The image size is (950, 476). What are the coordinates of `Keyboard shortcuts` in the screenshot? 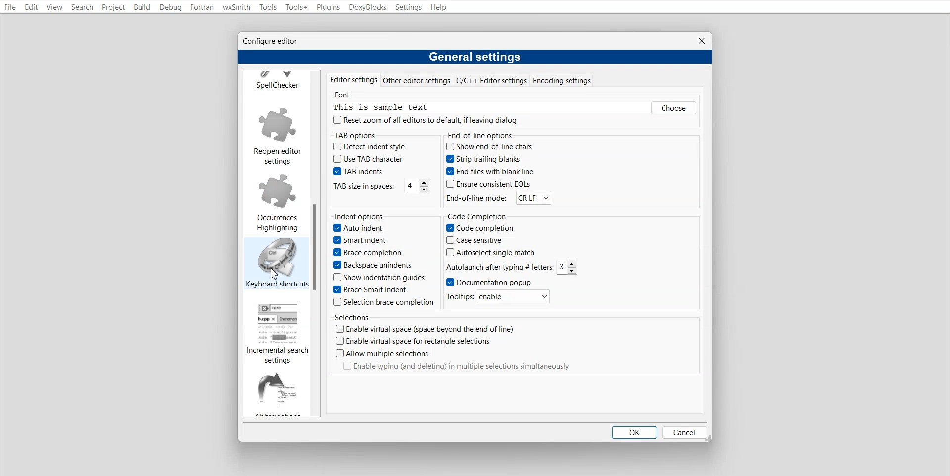 It's located at (278, 263).